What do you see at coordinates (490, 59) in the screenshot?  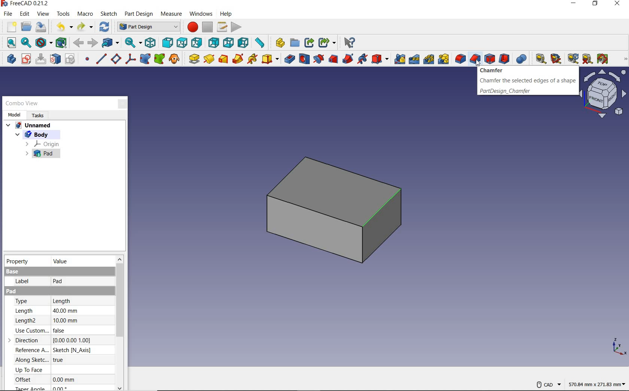 I see `draft` at bounding box center [490, 59].